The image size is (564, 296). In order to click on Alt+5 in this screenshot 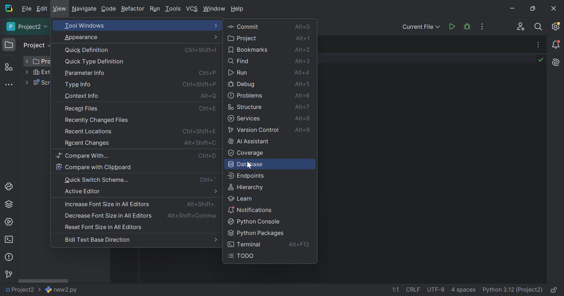, I will do `click(301, 84)`.